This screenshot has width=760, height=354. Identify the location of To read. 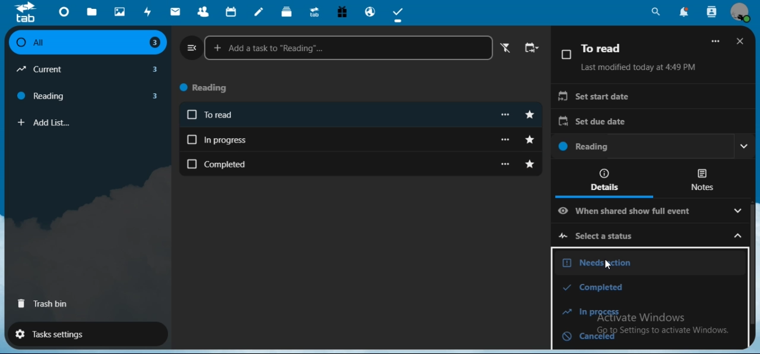
(347, 116).